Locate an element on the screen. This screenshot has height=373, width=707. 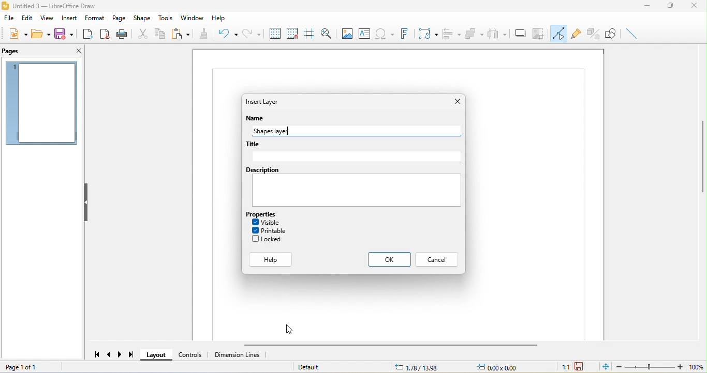
1.78/13.98 is located at coordinates (416, 367).